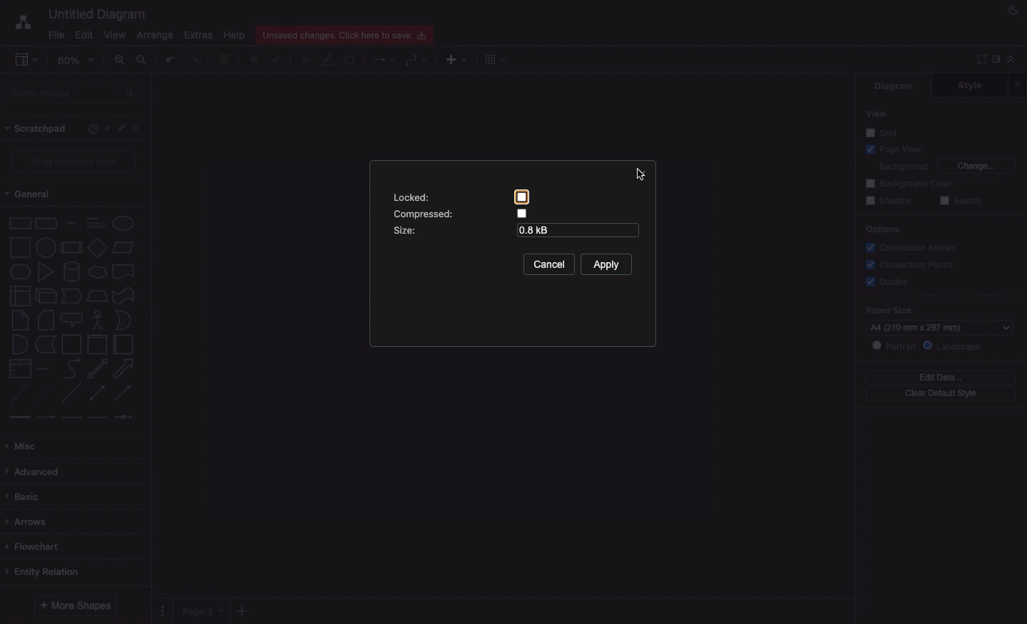 This screenshot has width=1027, height=624. What do you see at coordinates (645, 172) in the screenshot?
I see `Cursor` at bounding box center [645, 172].